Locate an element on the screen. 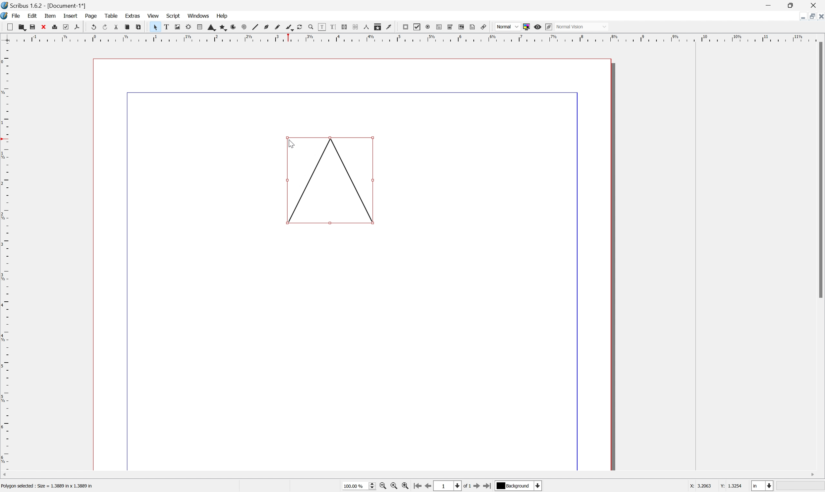  Shape is located at coordinates (209, 28).